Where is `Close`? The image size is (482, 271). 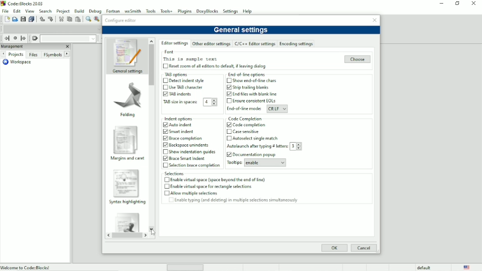 Close is located at coordinates (474, 4).